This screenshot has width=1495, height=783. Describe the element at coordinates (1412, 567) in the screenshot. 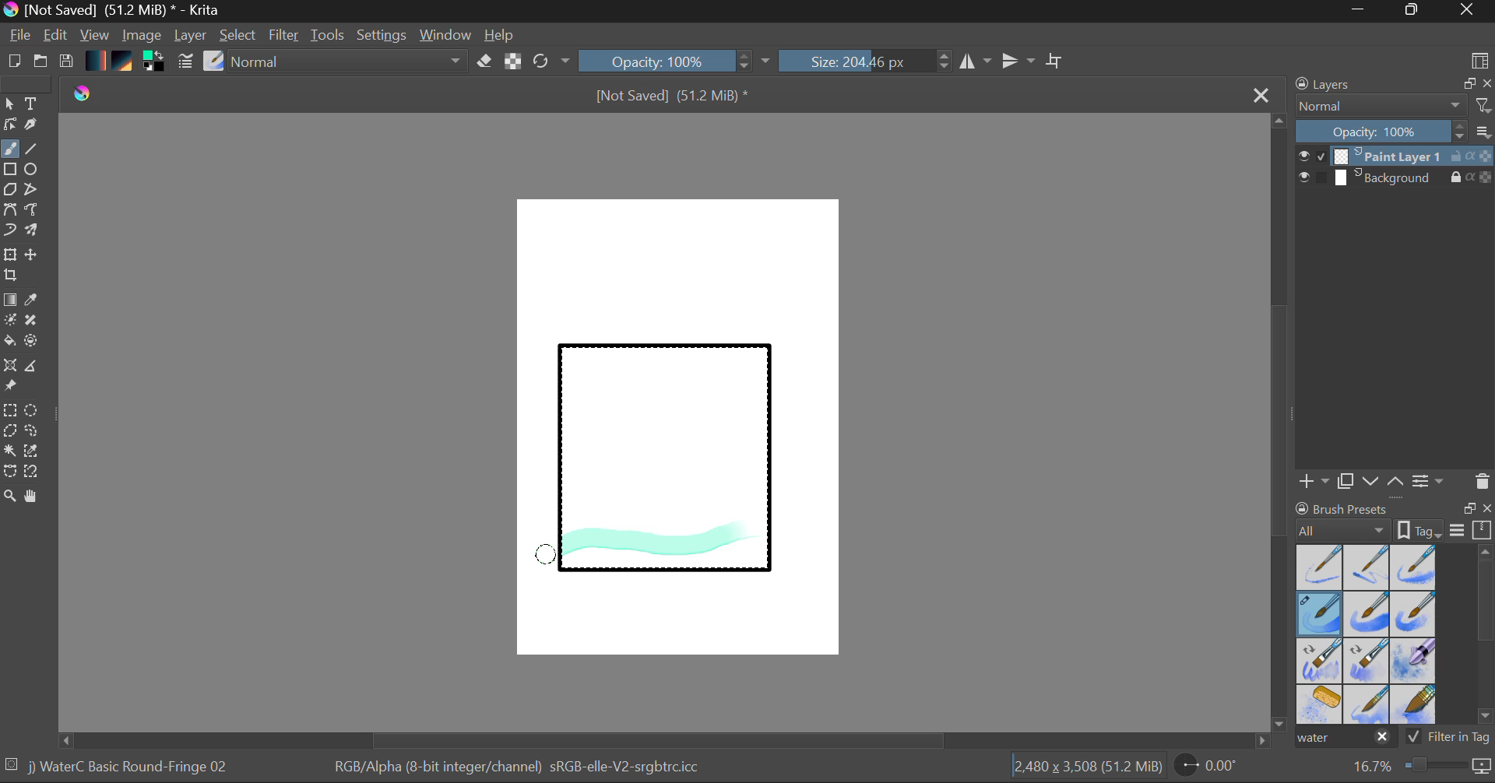

I see `Water C - Wet Pattern` at that location.